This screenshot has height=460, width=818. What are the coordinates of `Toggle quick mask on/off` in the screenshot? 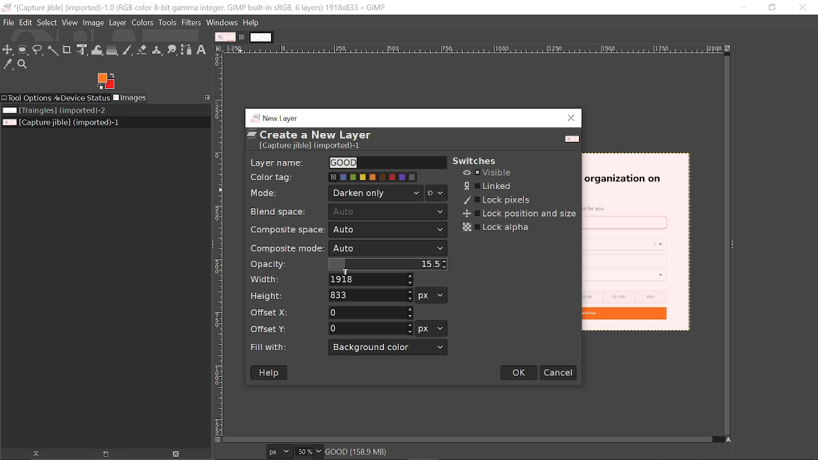 It's located at (217, 441).